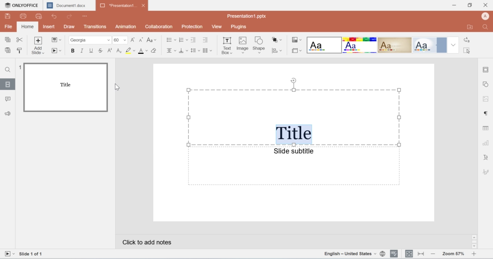 Image resolution: width=493 pixels, height=259 pixels. Describe the element at coordinates (111, 50) in the screenshot. I see `raised to` at that location.